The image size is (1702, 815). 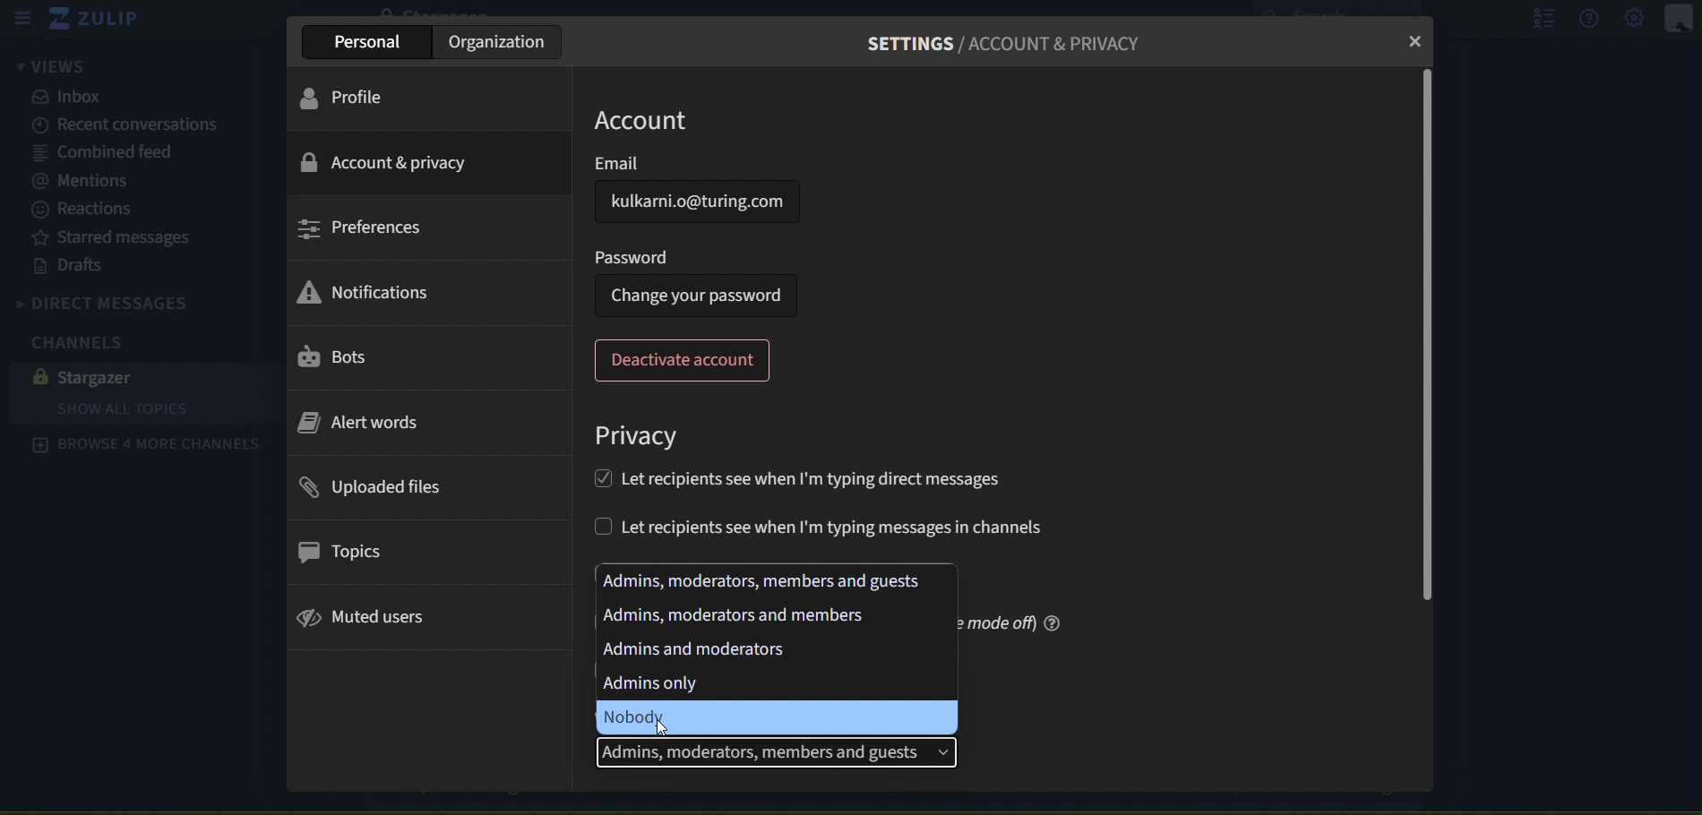 I want to click on admins, moderators, members and guests, so click(x=766, y=581).